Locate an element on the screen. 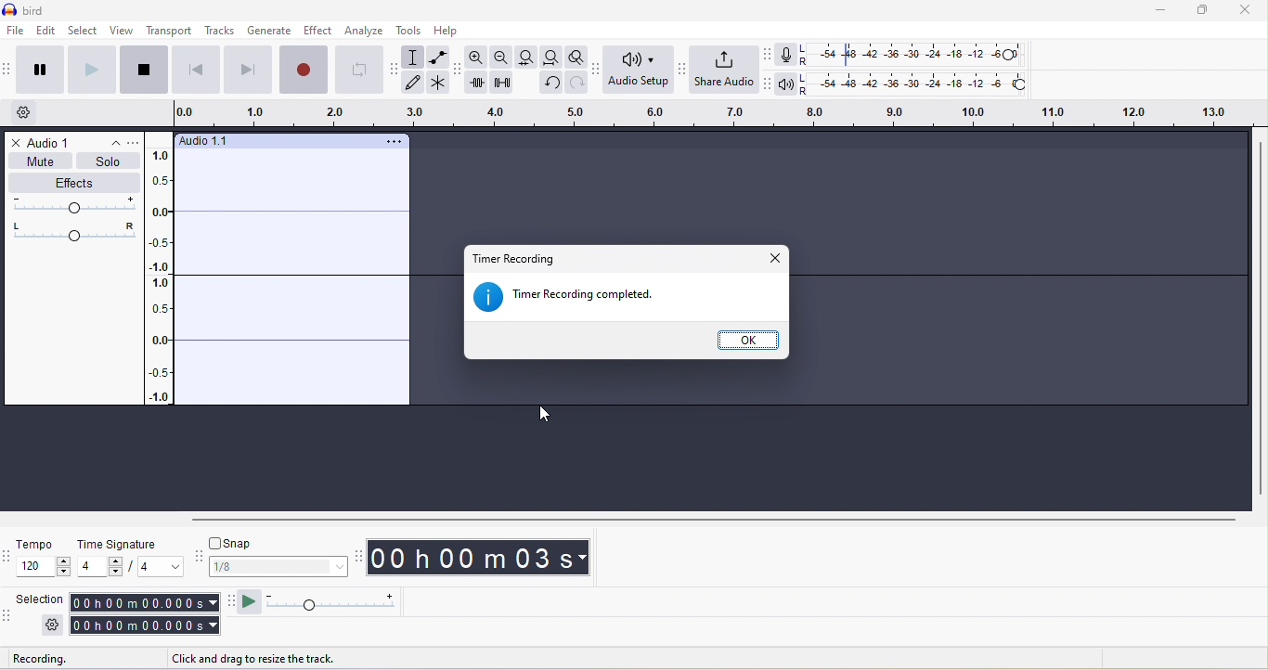  edit is located at coordinates (45, 32).